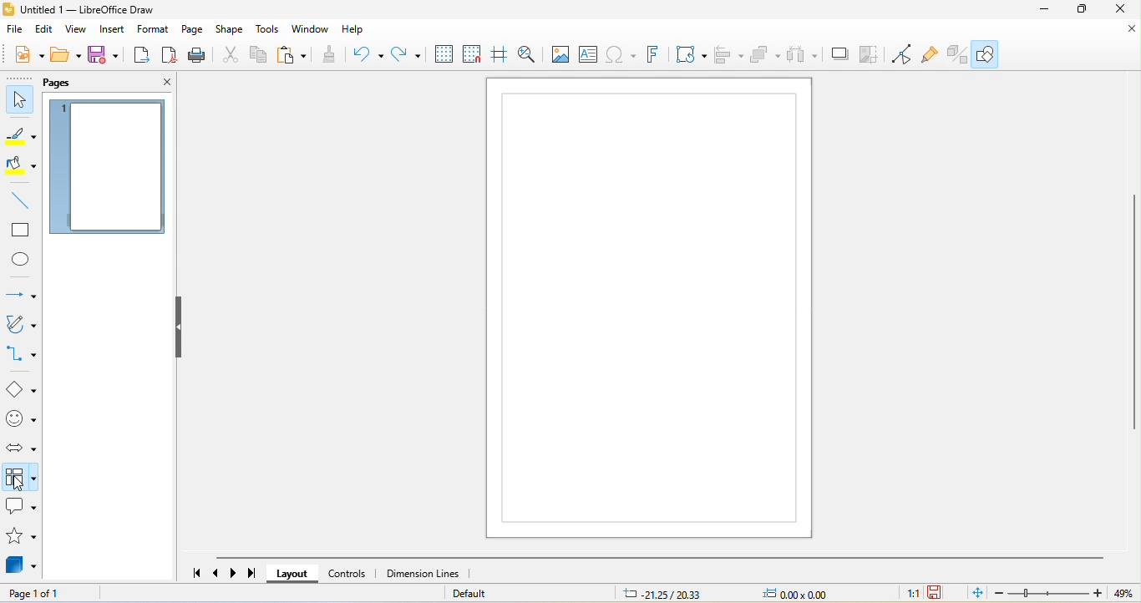  Describe the element at coordinates (193, 29) in the screenshot. I see `page` at that location.